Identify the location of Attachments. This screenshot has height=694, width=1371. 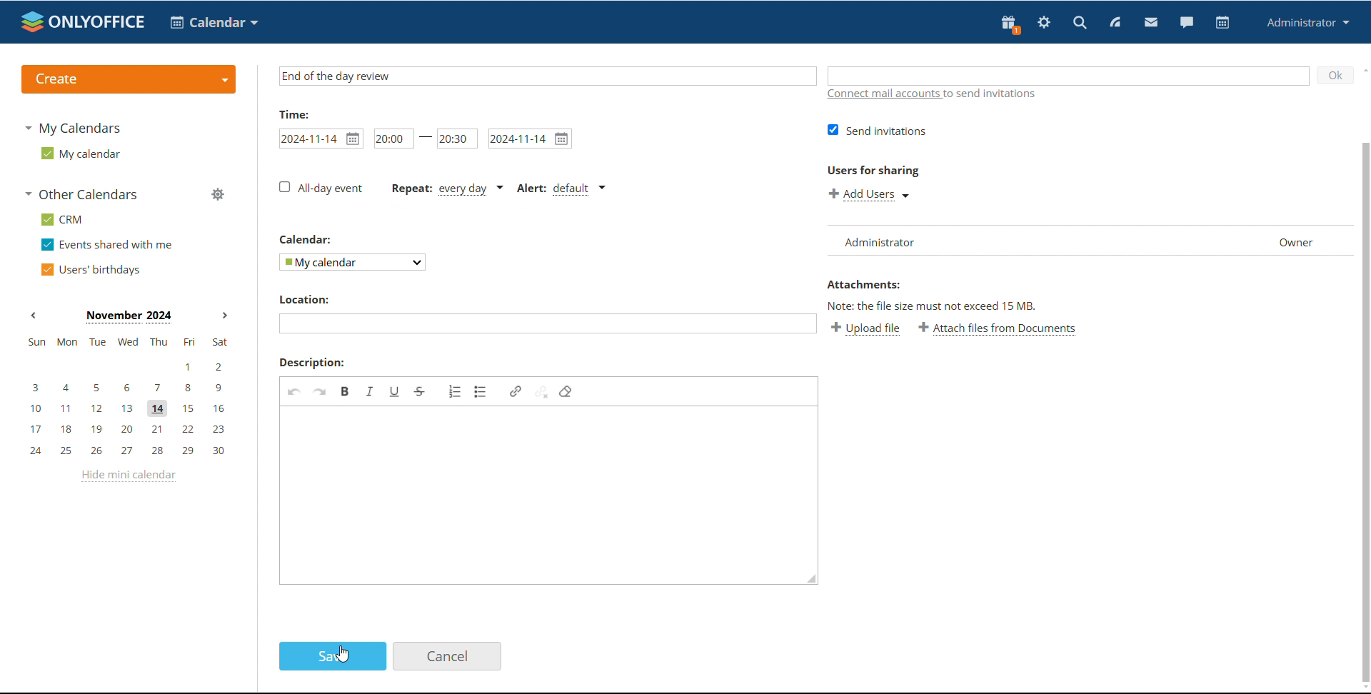
(863, 285).